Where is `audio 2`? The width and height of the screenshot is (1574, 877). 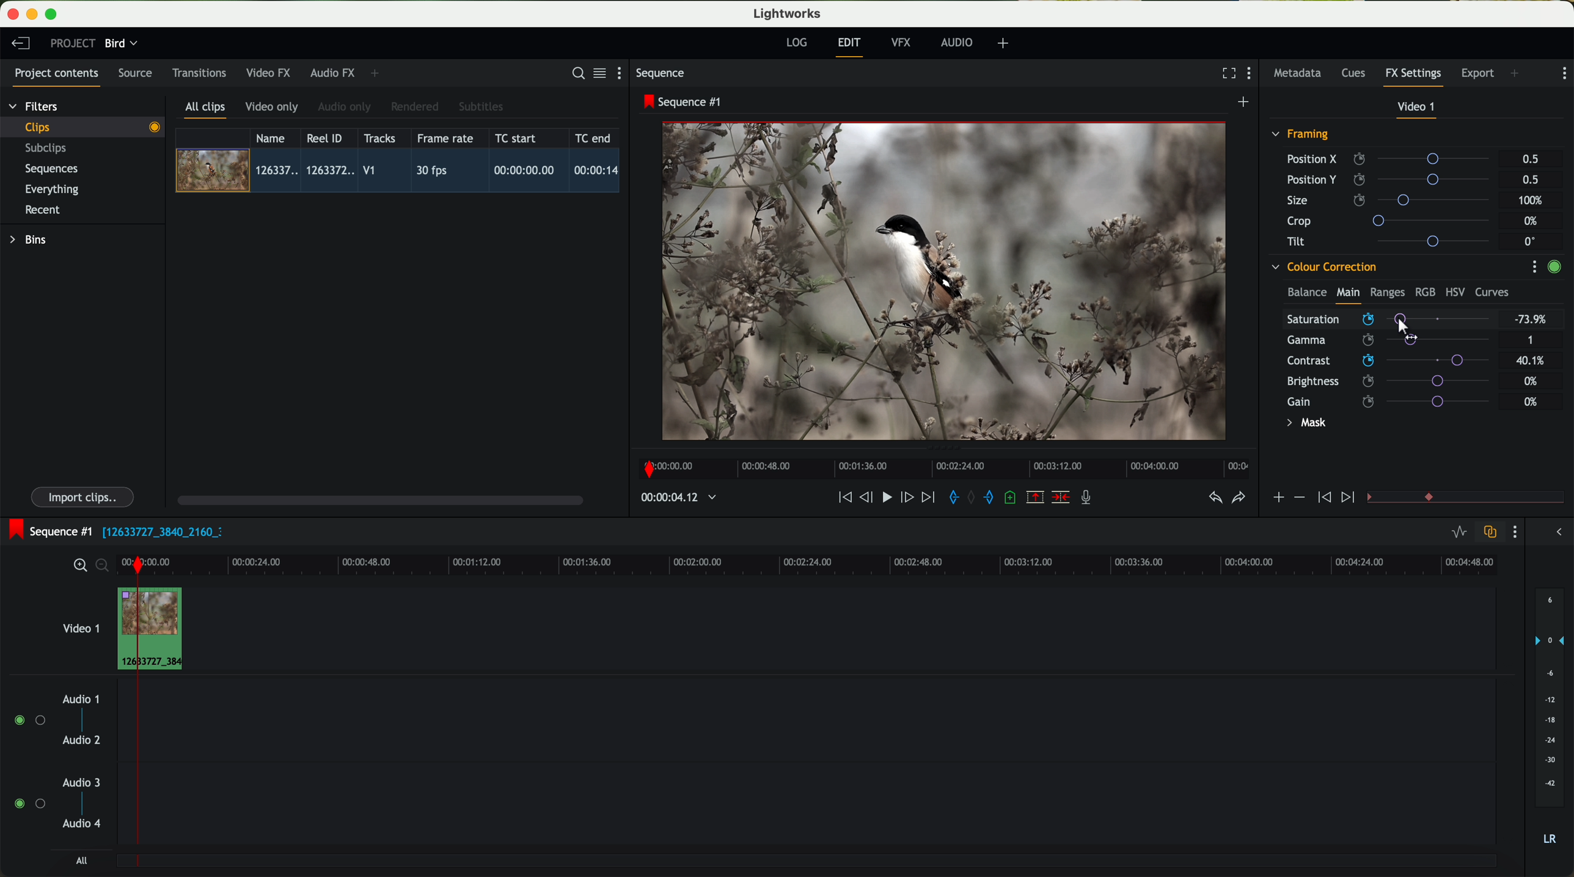 audio 2 is located at coordinates (82, 741).